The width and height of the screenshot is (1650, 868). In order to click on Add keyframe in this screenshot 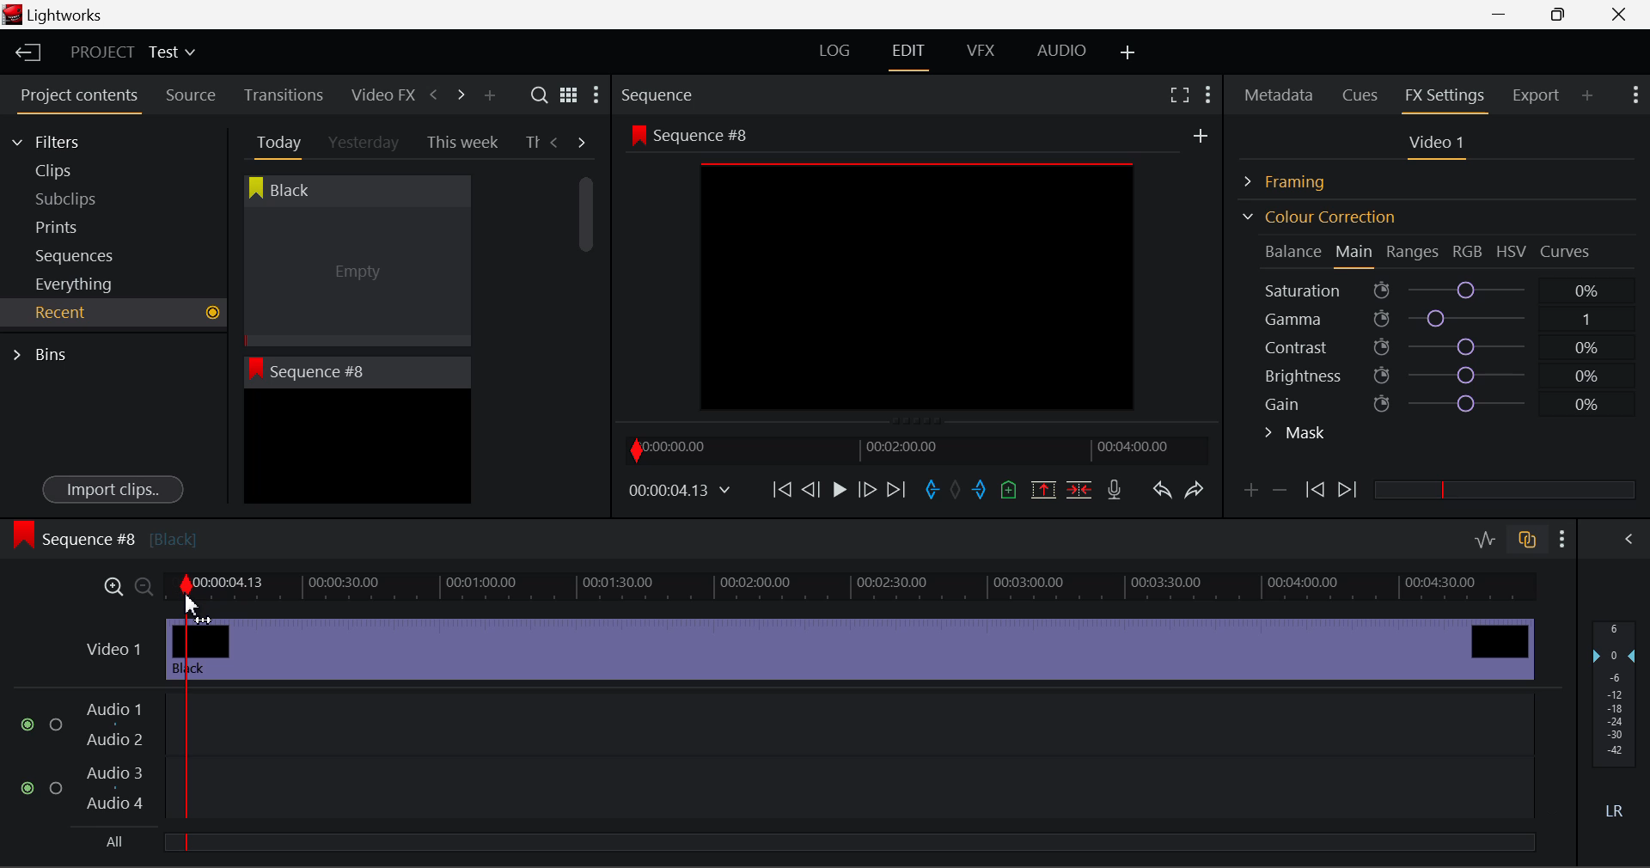, I will do `click(1248, 493)`.